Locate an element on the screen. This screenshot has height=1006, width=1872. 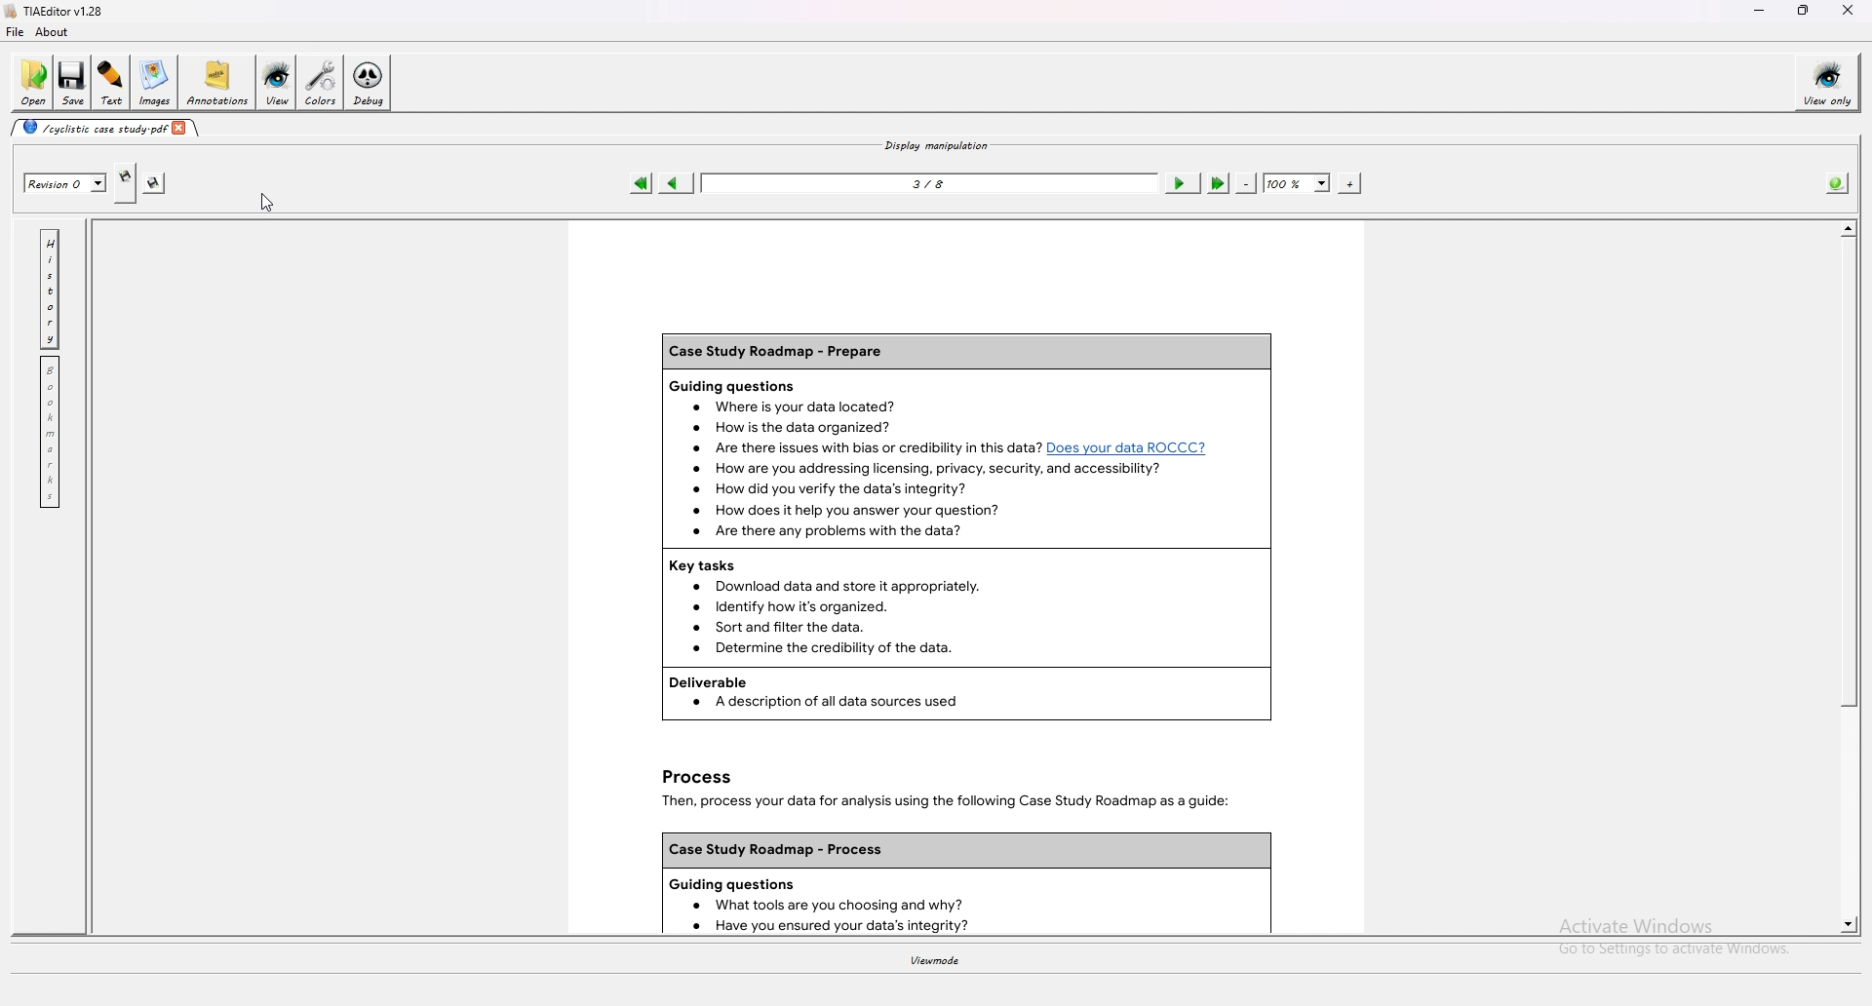
Process is located at coordinates (699, 776).